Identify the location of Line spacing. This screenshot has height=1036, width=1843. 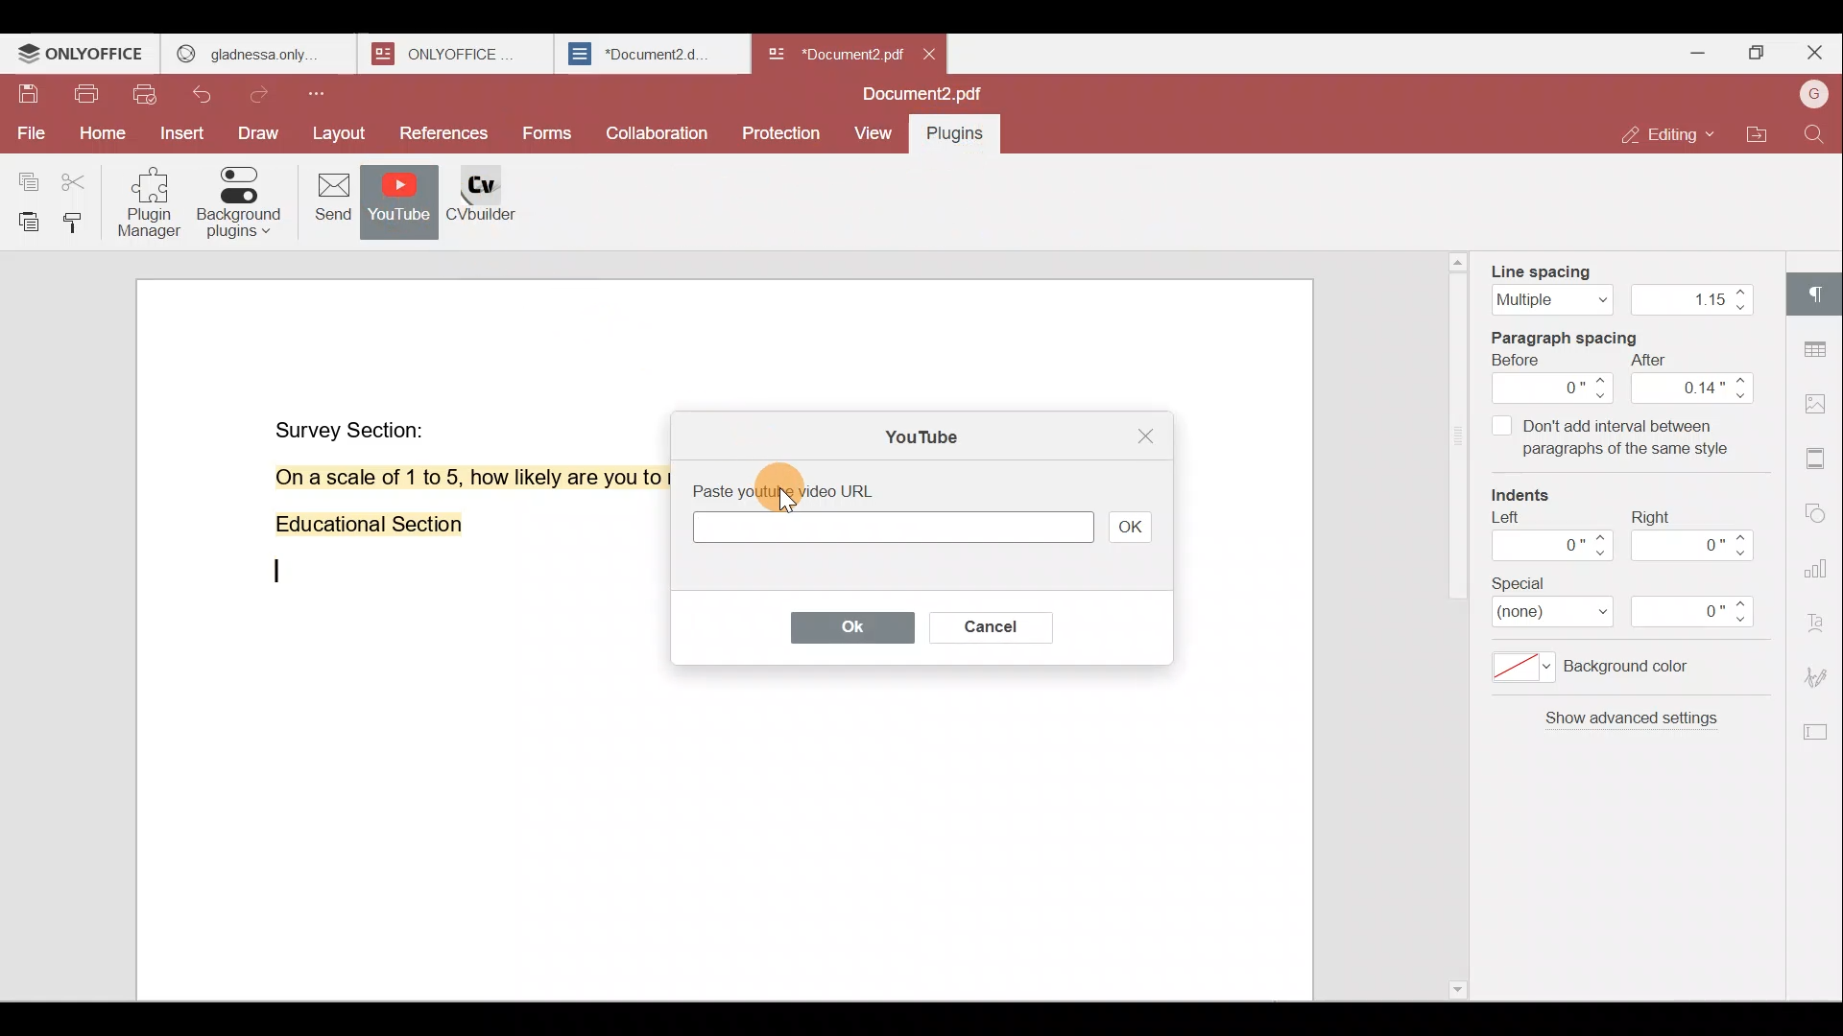
(1618, 283).